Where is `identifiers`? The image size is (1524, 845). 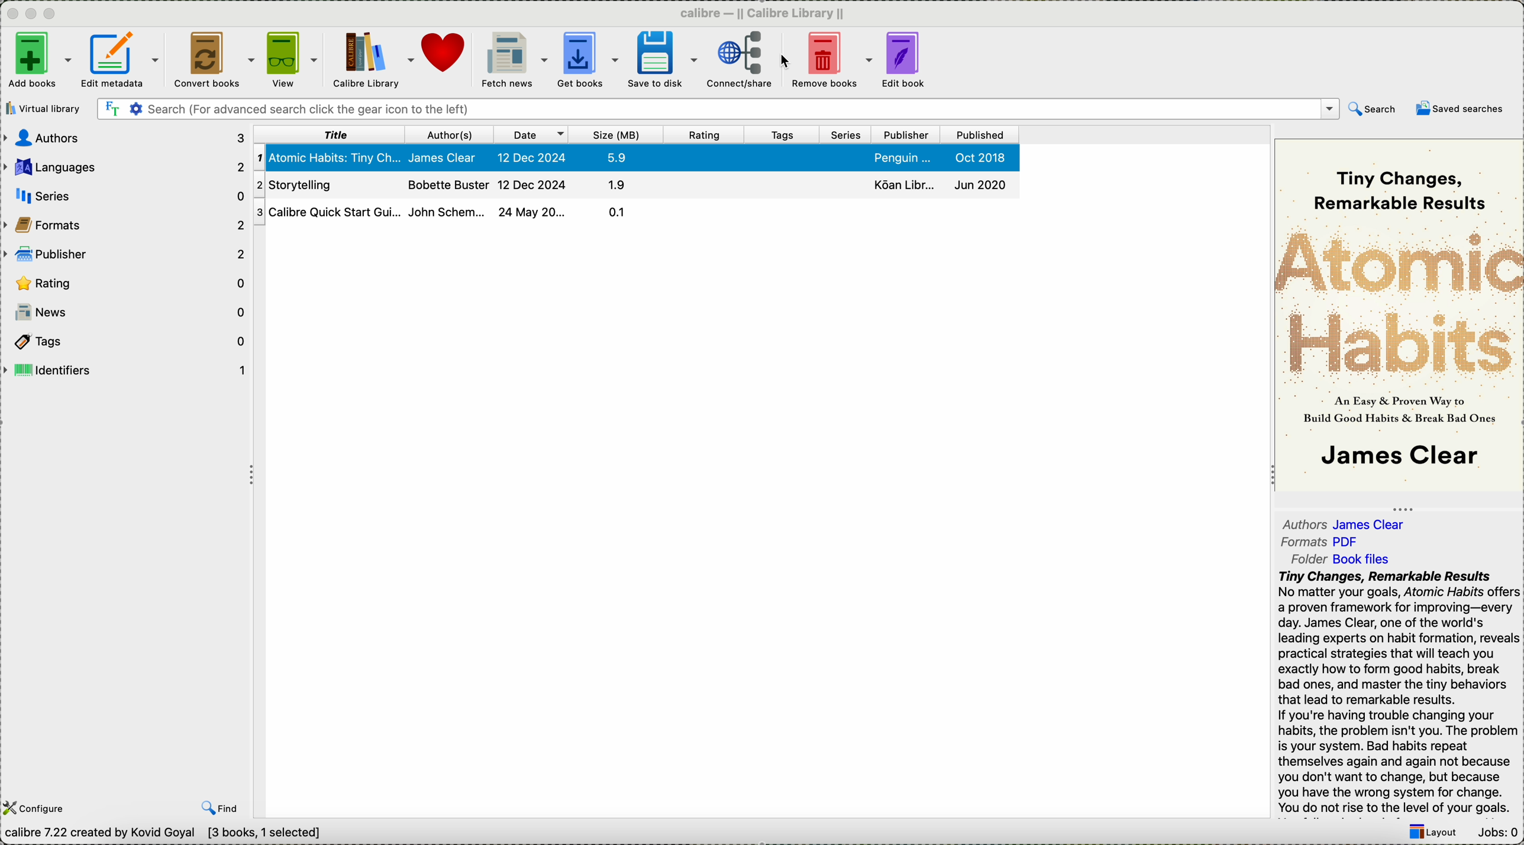 identifiers is located at coordinates (125, 370).